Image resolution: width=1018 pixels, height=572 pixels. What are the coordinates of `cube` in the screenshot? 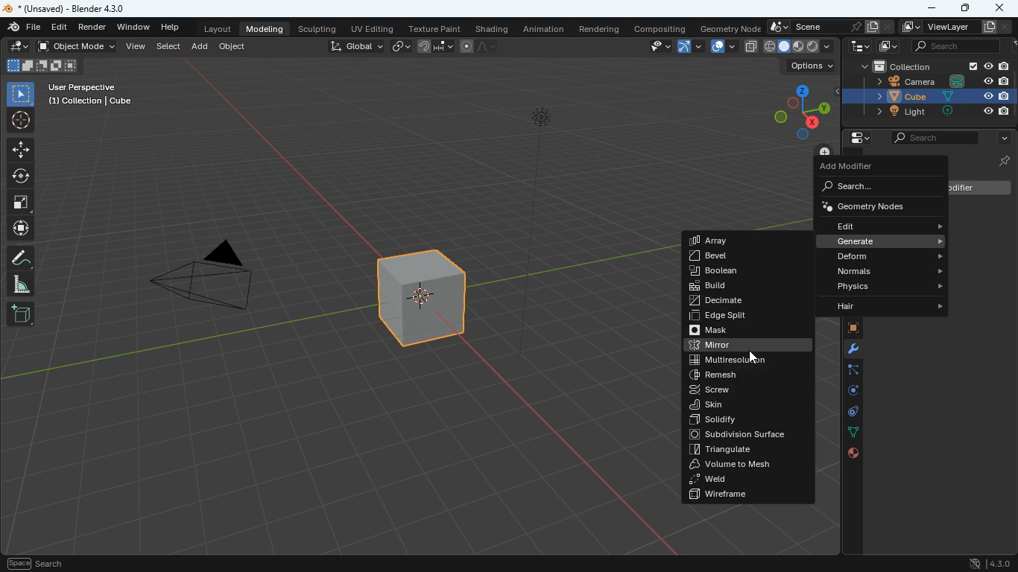 It's located at (846, 328).